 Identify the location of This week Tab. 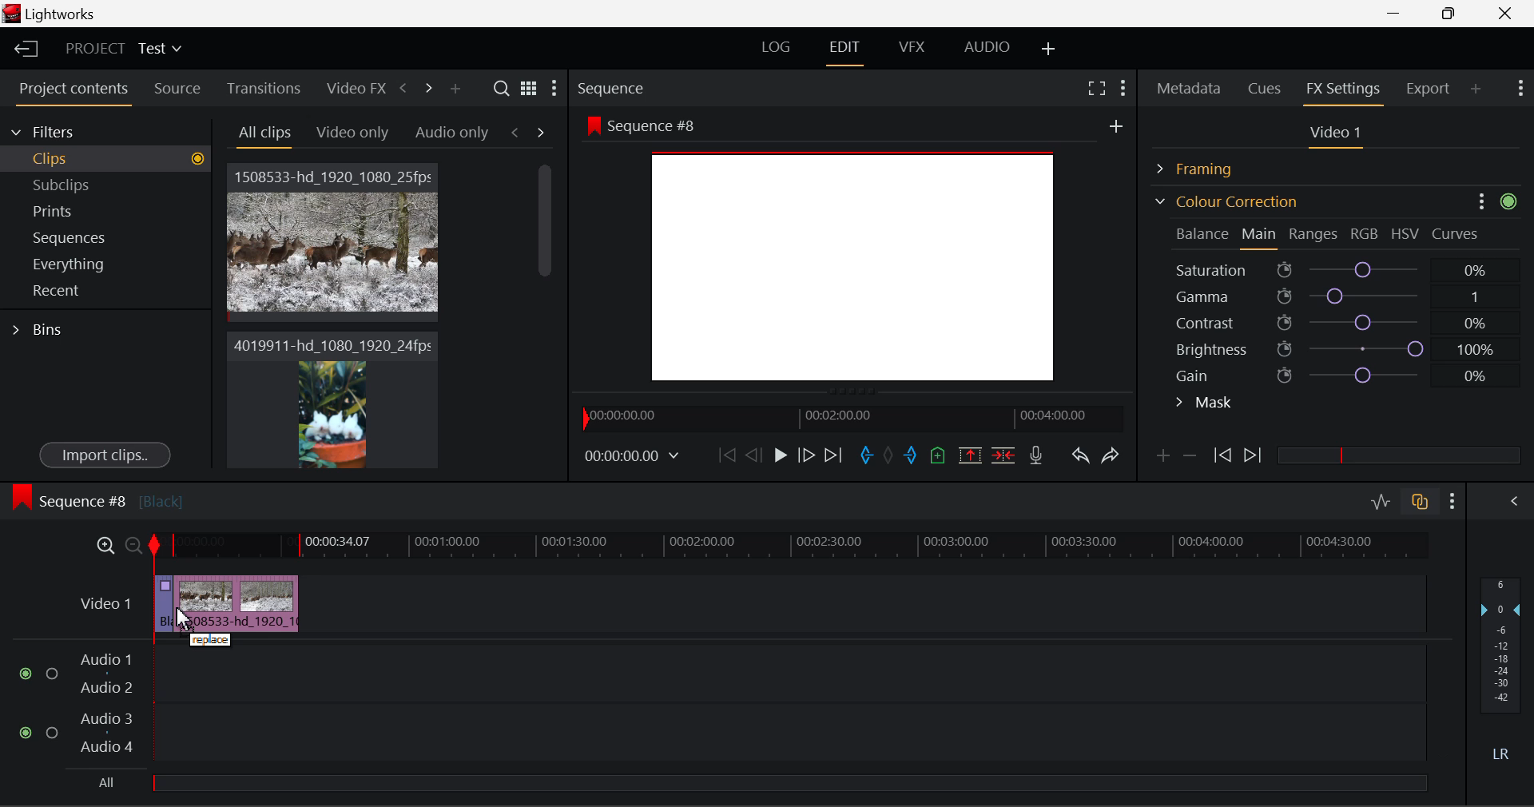
(451, 133).